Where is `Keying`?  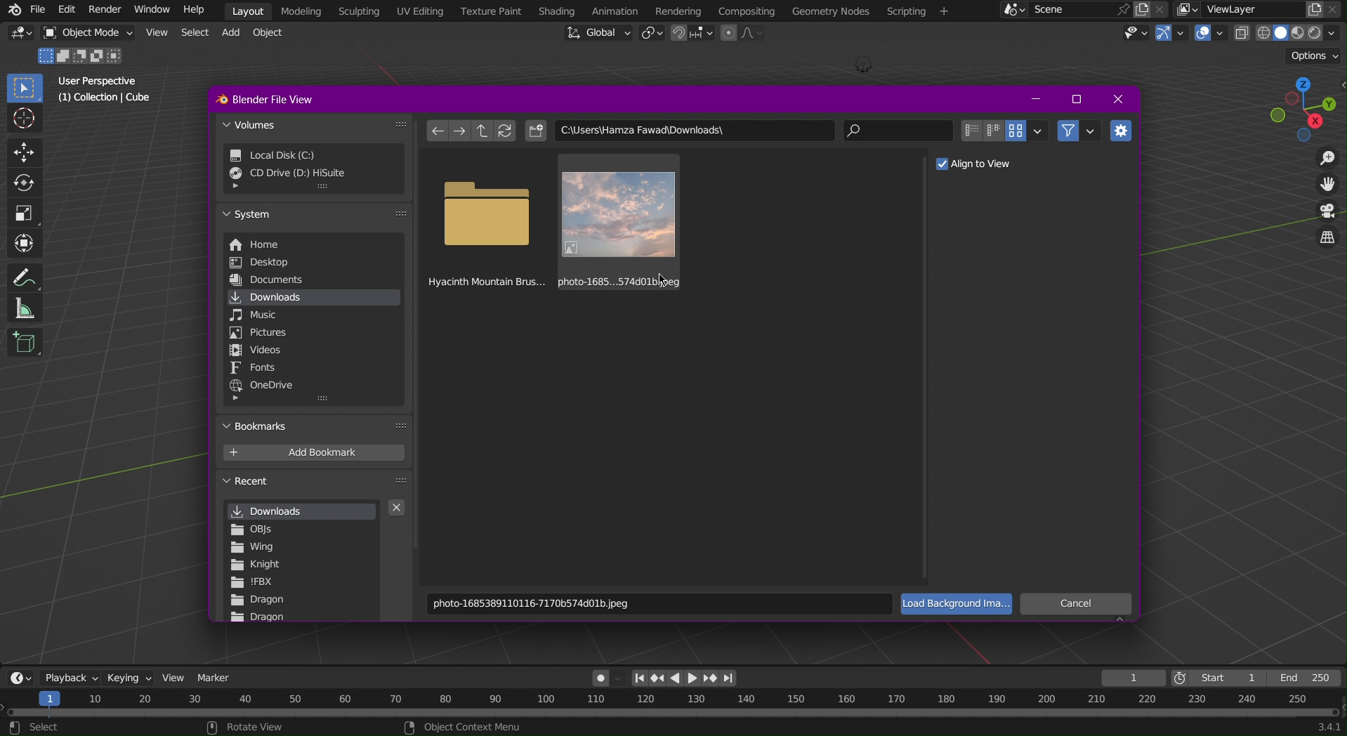 Keying is located at coordinates (128, 674).